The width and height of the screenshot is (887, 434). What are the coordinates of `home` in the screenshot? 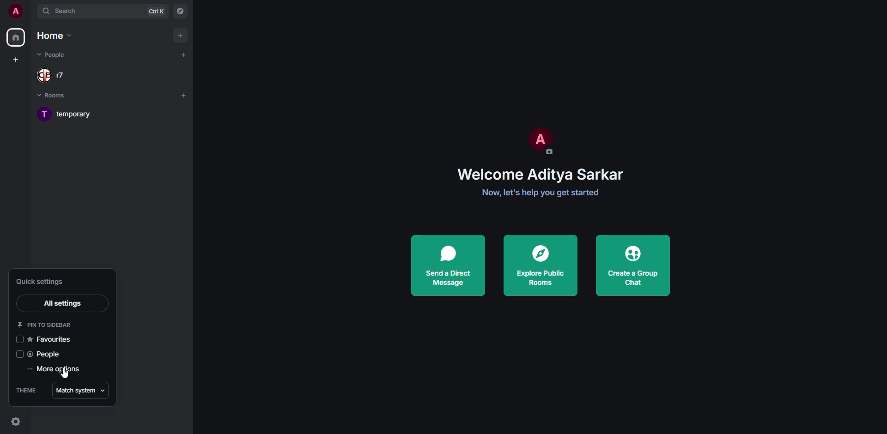 It's located at (18, 38).